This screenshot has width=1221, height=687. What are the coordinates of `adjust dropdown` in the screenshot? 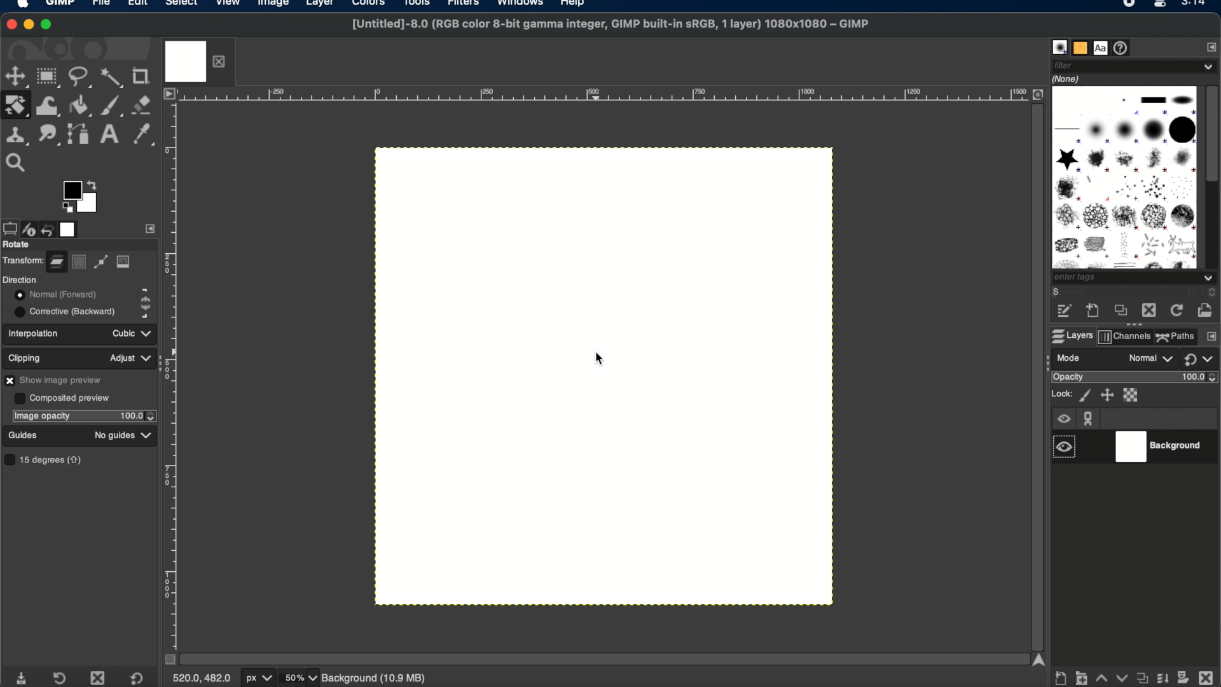 It's located at (130, 358).